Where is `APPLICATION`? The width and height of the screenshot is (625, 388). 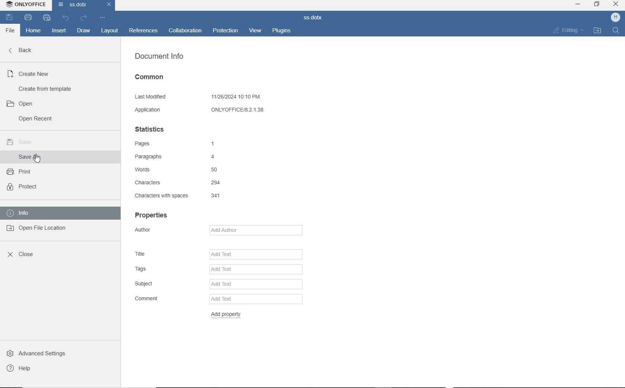 APPLICATION is located at coordinates (204, 110).